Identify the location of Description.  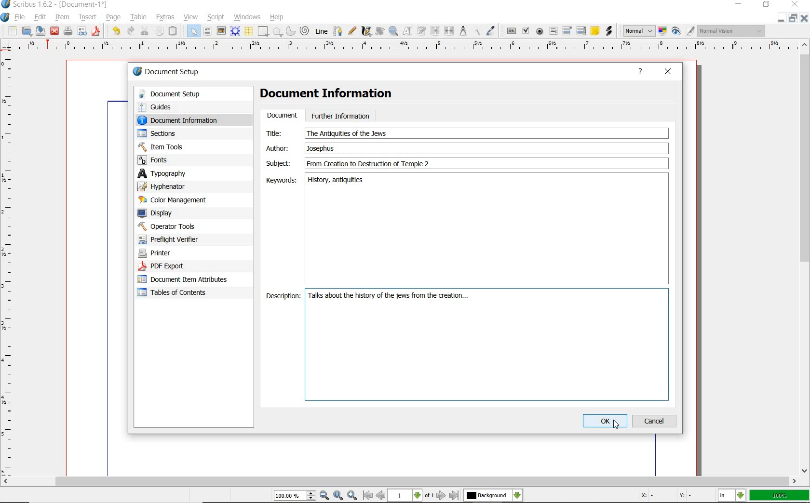
(282, 297).